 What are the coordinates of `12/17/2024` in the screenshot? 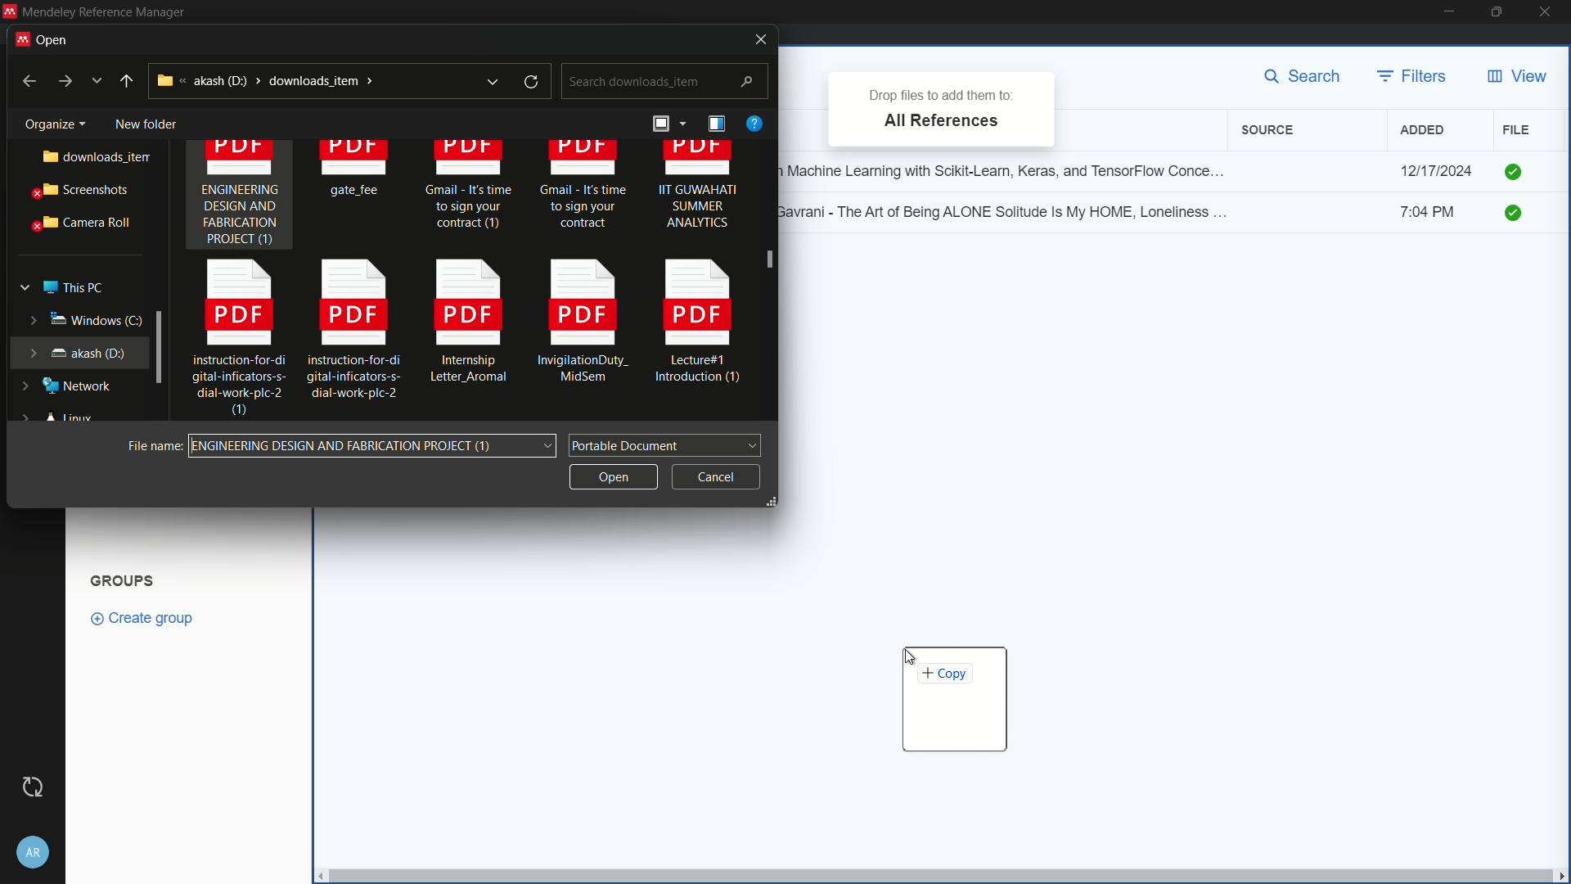 It's located at (1436, 171).